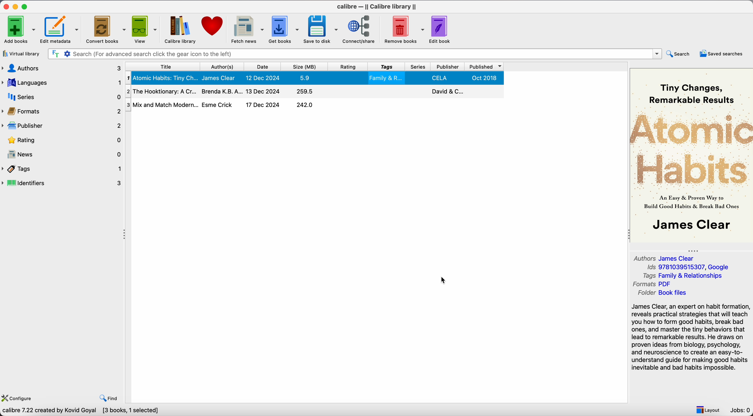 This screenshot has height=416, width=753. What do you see at coordinates (105, 29) in the screenshot?
I see `convert books` at bounding box center [105, 29].